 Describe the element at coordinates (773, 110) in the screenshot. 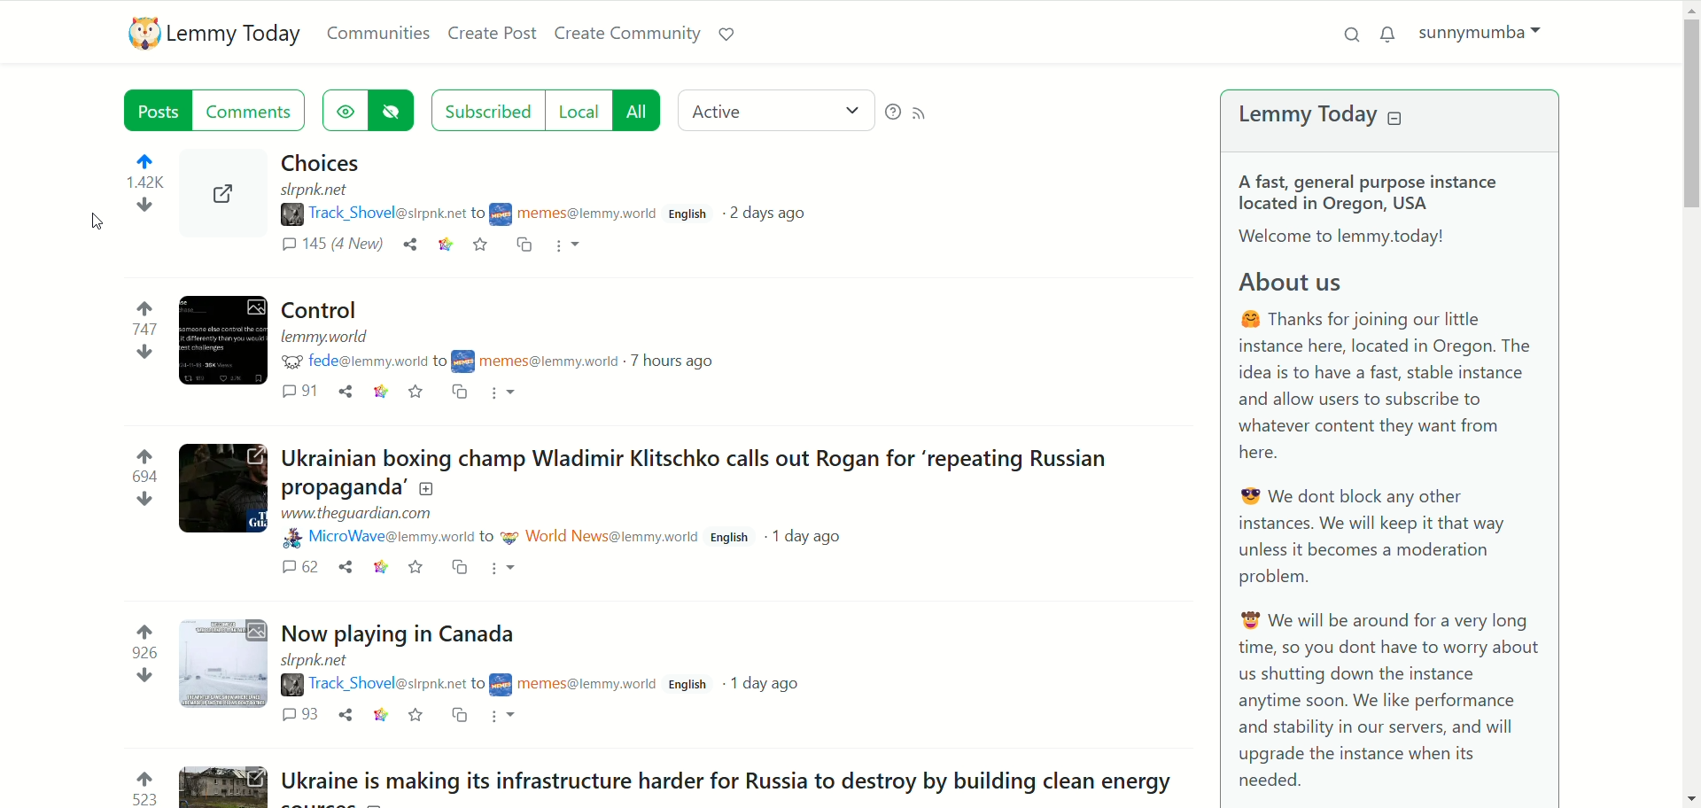

I see `active` at that location.